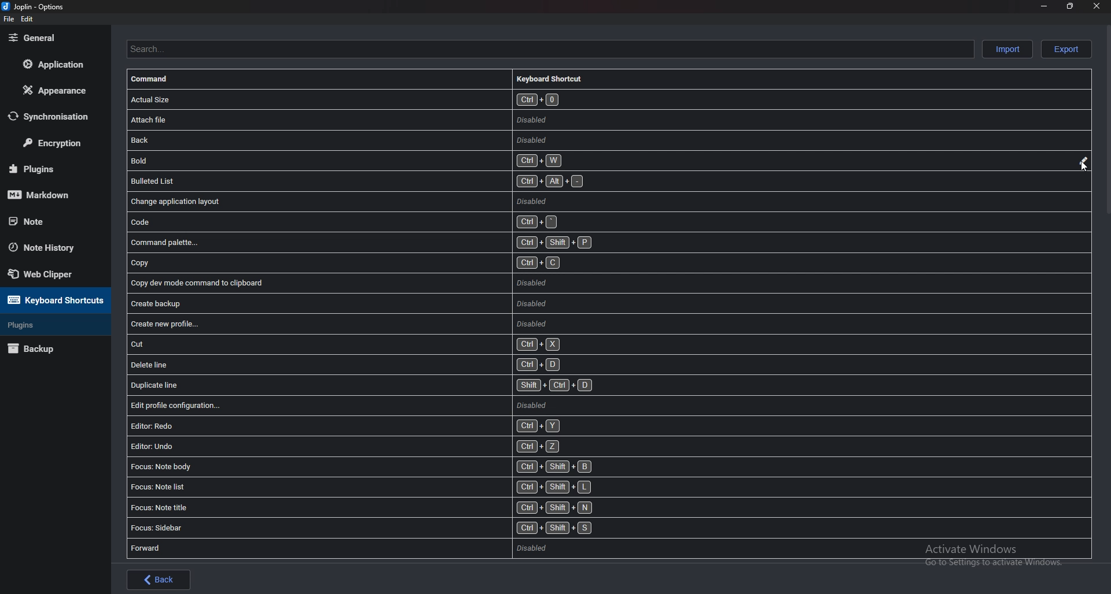 This screenshot has width=1111, height=594. What do you see at coordinates (387, 283) in the screenshot?
I see `Copy dev mode command to clipboard` at bounding box center [387, 283].